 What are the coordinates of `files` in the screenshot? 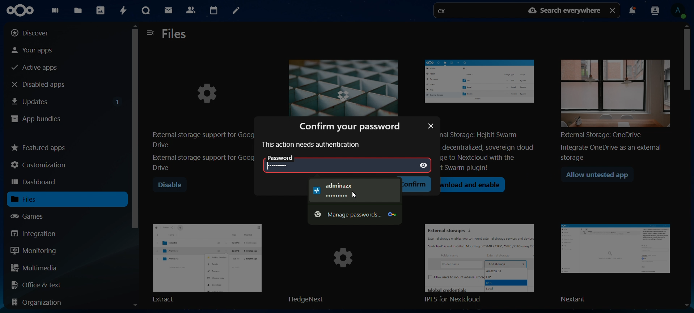 It's located at (175, 34).